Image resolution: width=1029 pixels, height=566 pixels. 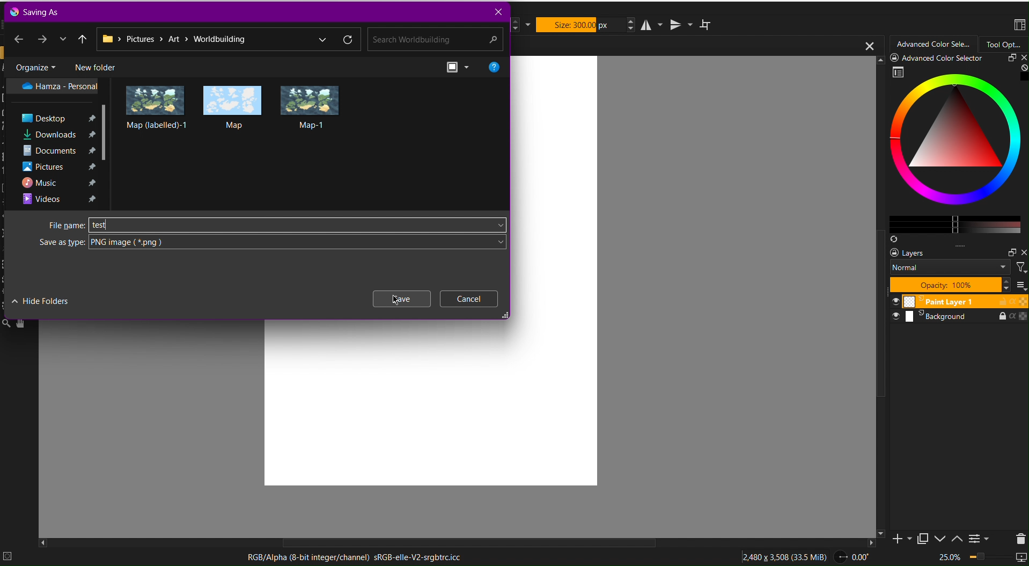 I want to click on Up, so click(x=83, y=38).